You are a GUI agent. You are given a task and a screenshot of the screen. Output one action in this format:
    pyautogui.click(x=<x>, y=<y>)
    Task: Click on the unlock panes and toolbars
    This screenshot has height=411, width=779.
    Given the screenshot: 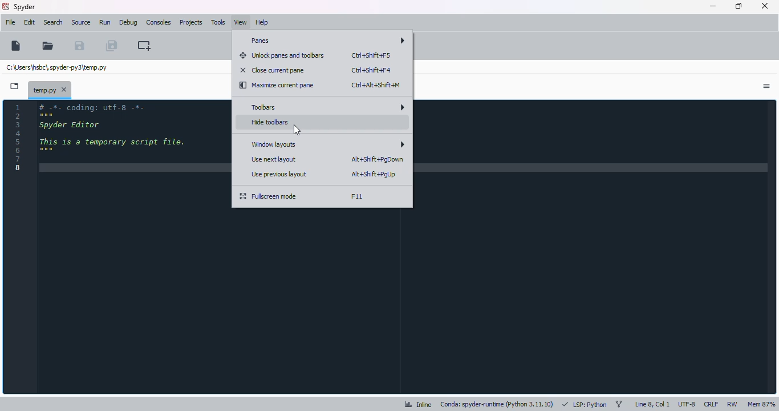 What is the action you would take?
    pyautogui.click(x=282, y=55)
    